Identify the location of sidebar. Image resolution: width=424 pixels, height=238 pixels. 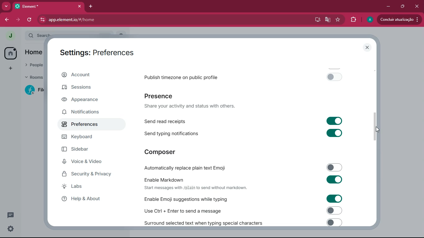
(84, 150).